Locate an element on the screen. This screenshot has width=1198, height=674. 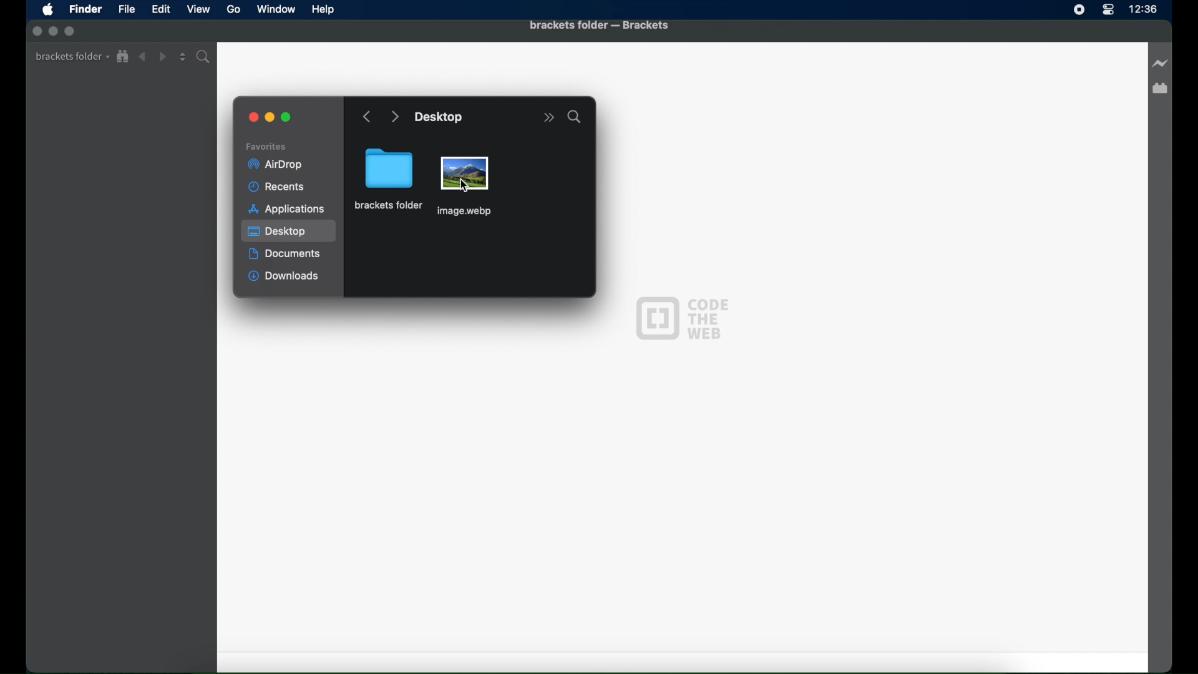
documents is located at coordinates (285, 254).